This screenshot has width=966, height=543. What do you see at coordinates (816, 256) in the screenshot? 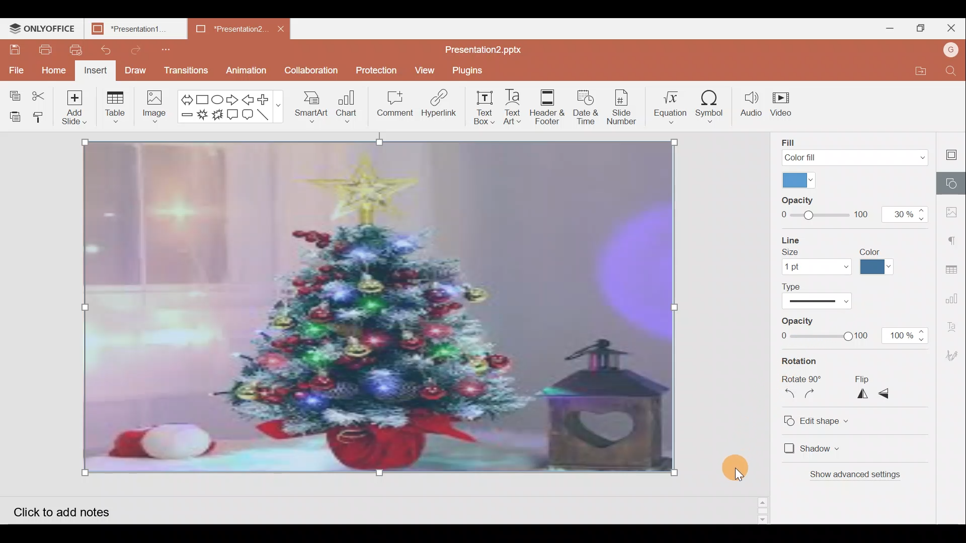
I see `Line size` at bounding box center [816, 256].